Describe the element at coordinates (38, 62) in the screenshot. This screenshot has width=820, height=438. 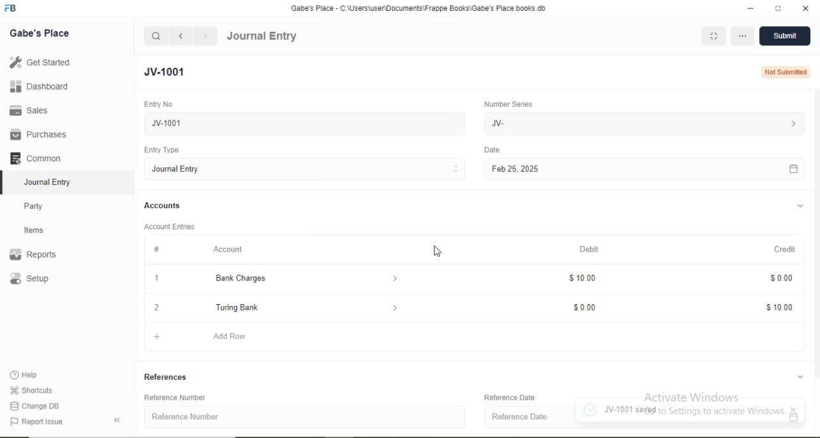
I see `Get Started` at that location.